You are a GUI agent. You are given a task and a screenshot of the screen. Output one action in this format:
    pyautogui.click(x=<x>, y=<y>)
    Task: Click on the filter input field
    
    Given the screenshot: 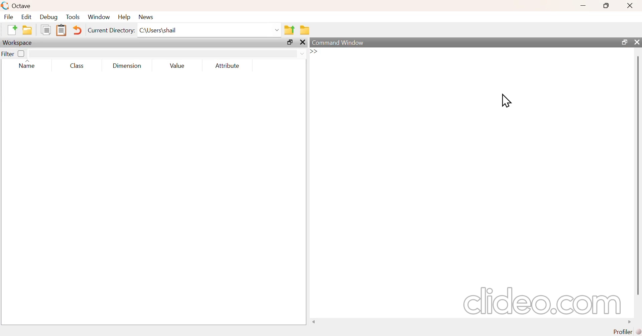 What is the action you would take?
    pyautogui.click(x=168, y=53)
    